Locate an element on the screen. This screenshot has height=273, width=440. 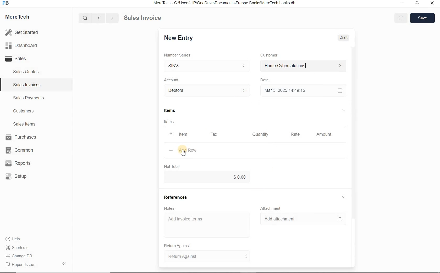
Maximum is located at coordinates (417, 4).